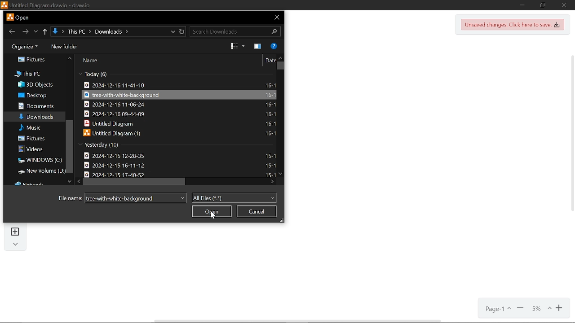 The height and width of the screenshot is (323, 575). Describe the element at coordinates (176, 173) in the screenshot. I see `file titled "2024-12-15 17-40-52"` at that location.